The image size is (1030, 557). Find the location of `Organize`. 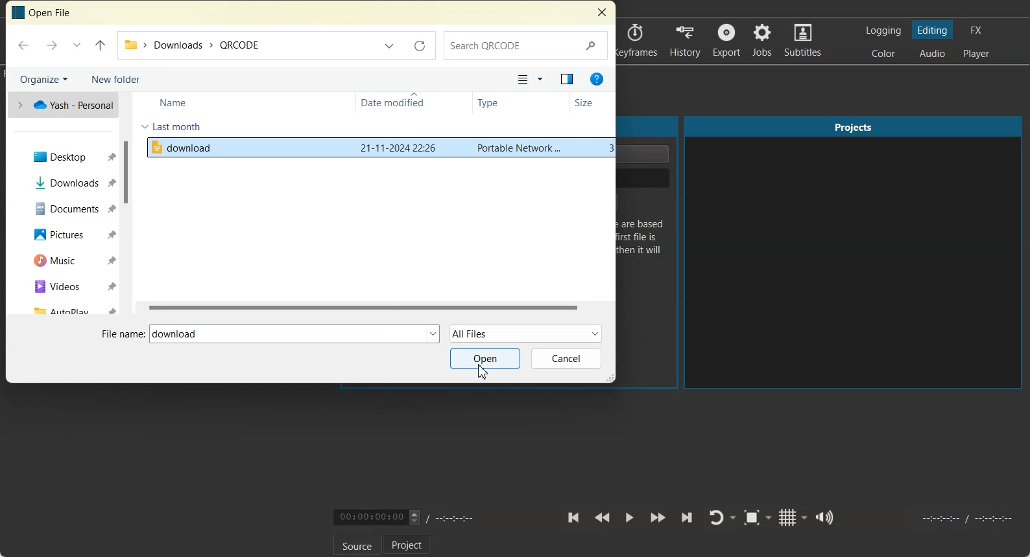

Organize is located at coordinates (43, 78).